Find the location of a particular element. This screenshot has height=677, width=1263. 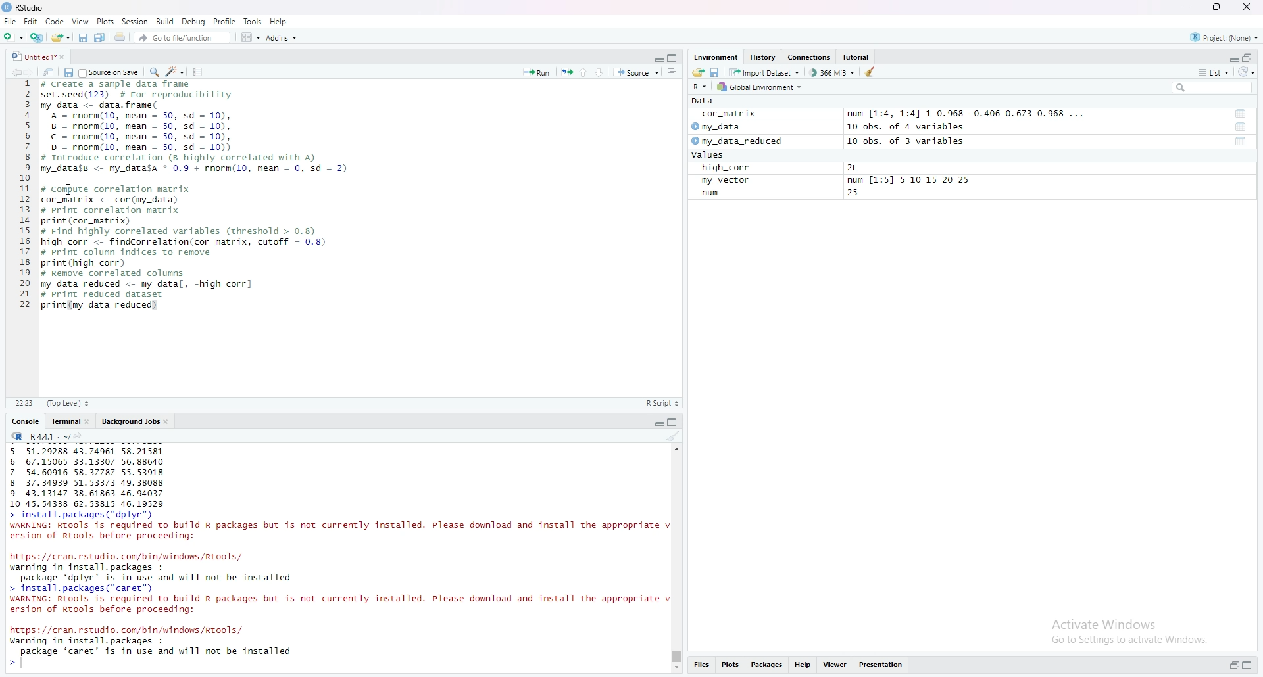

Tools is located at coordinates (254, 21).